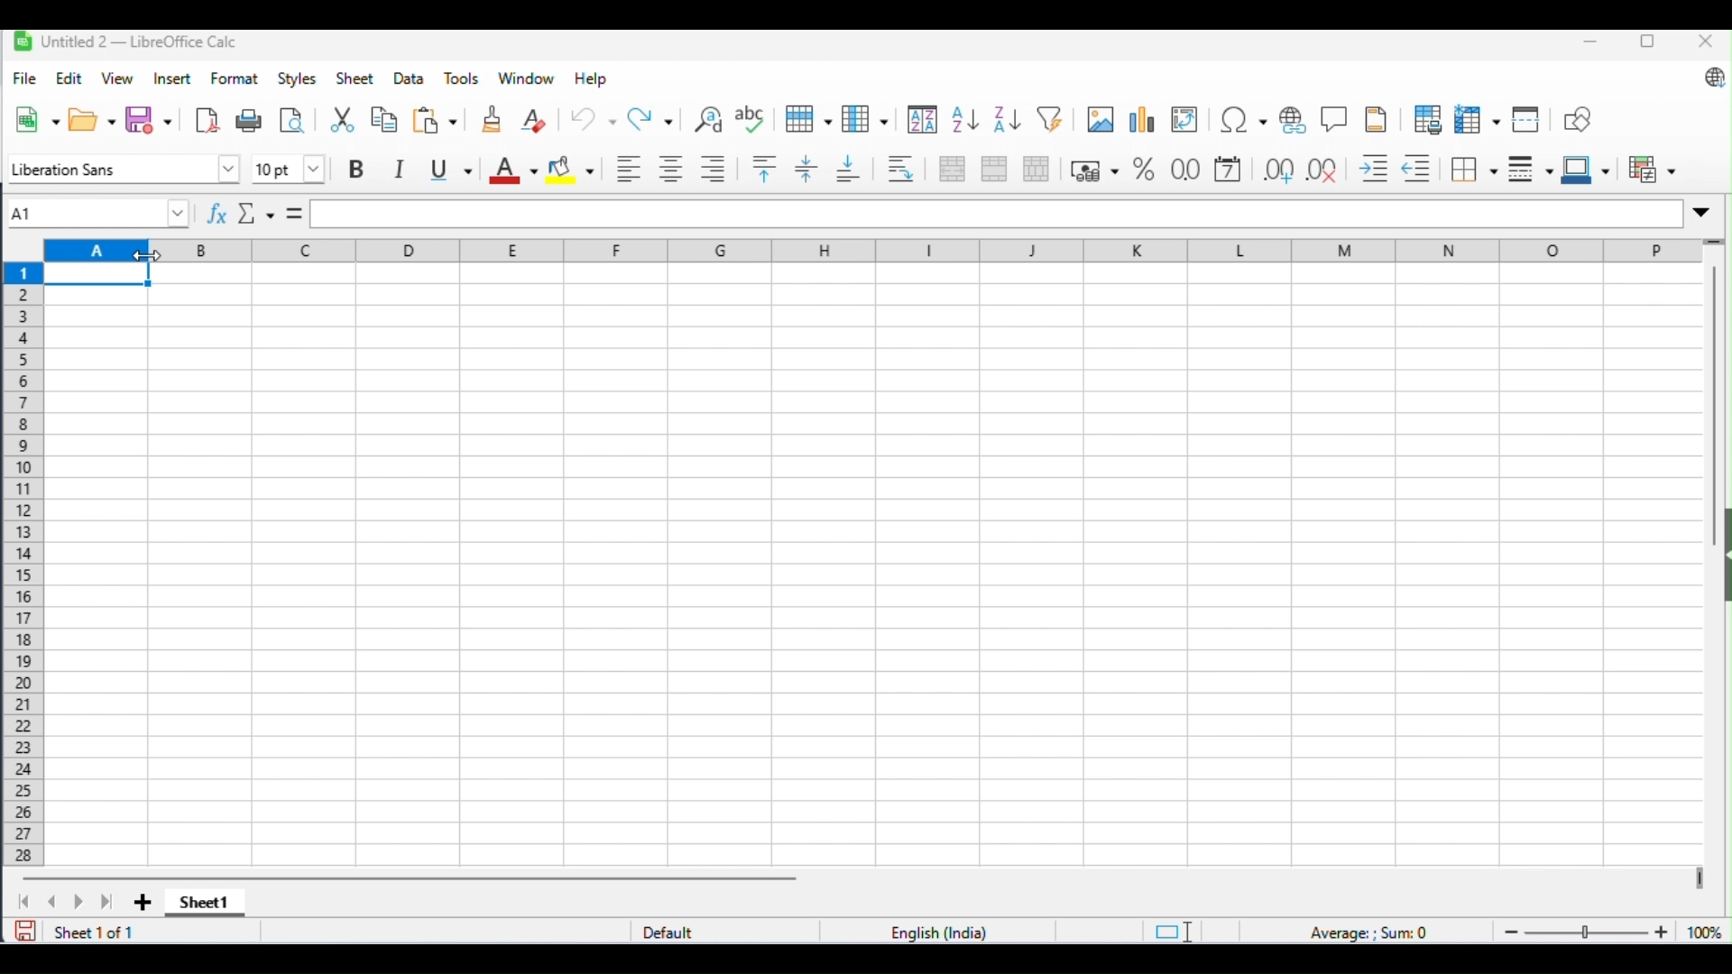 The height and width of the screenshot is (974, 1732). Describe the element at coordinates (215, 211) in the screenshot. I see `function wizard` at that location.